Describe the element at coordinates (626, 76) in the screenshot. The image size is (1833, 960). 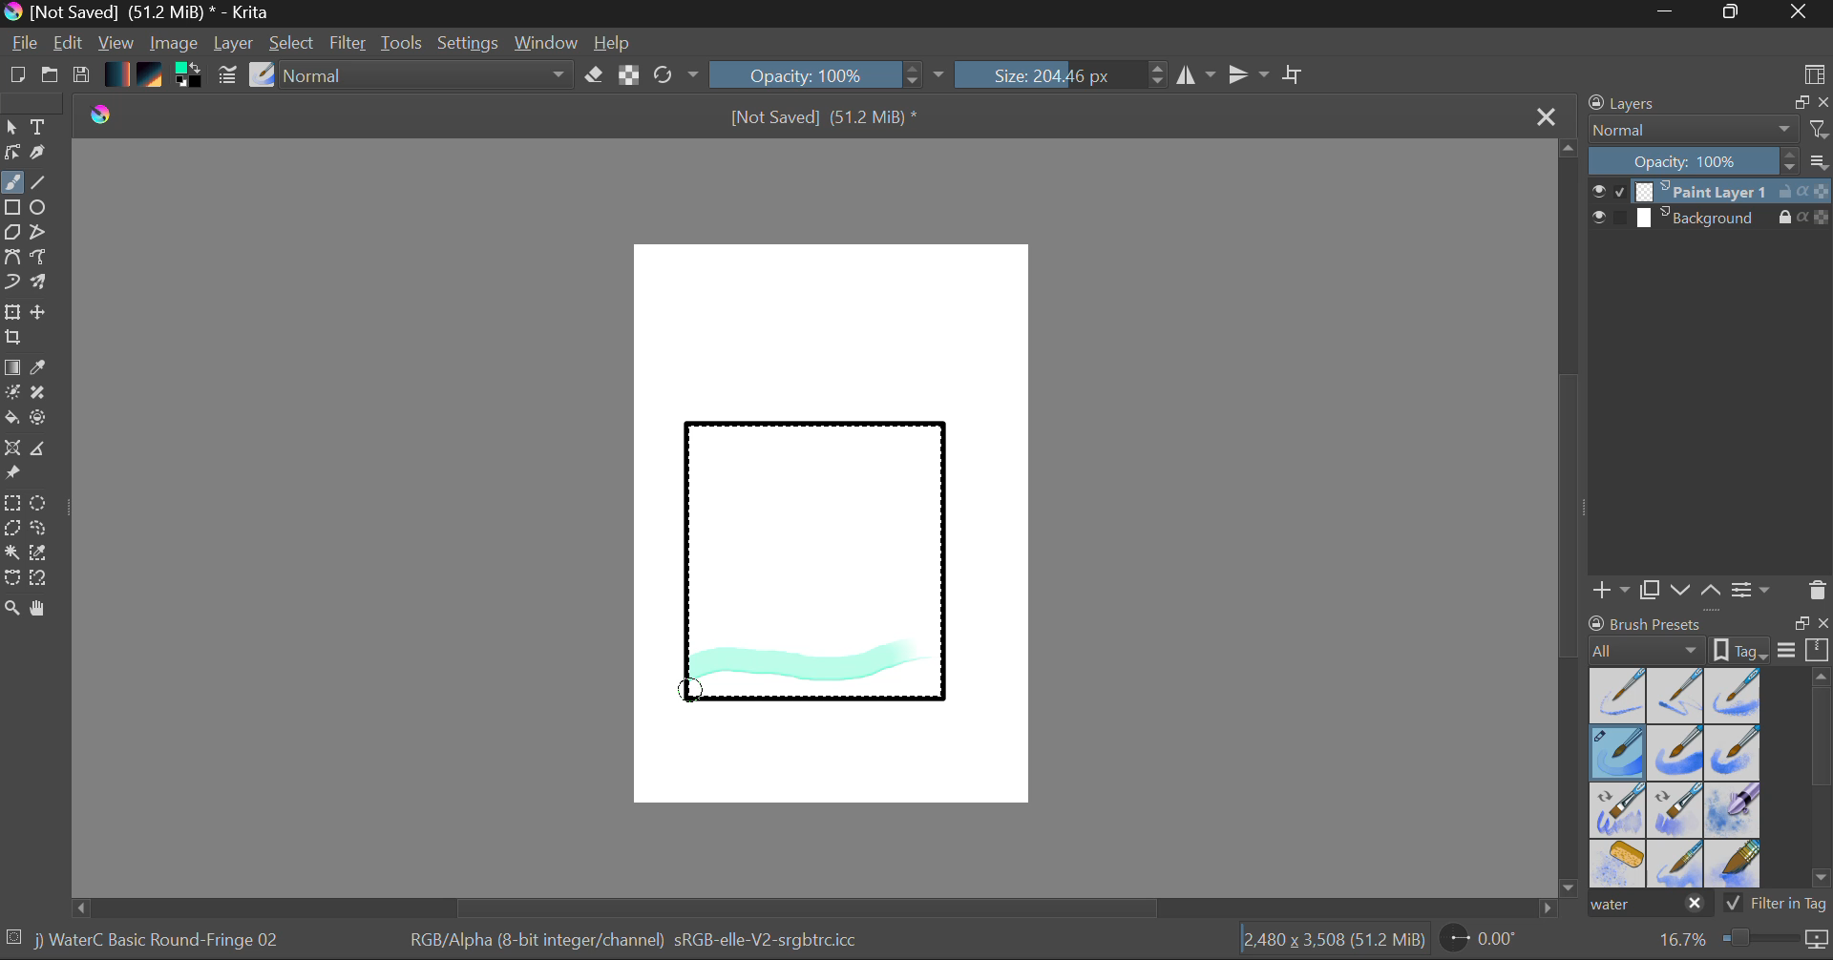
I see `Lock Alpha` at that location.